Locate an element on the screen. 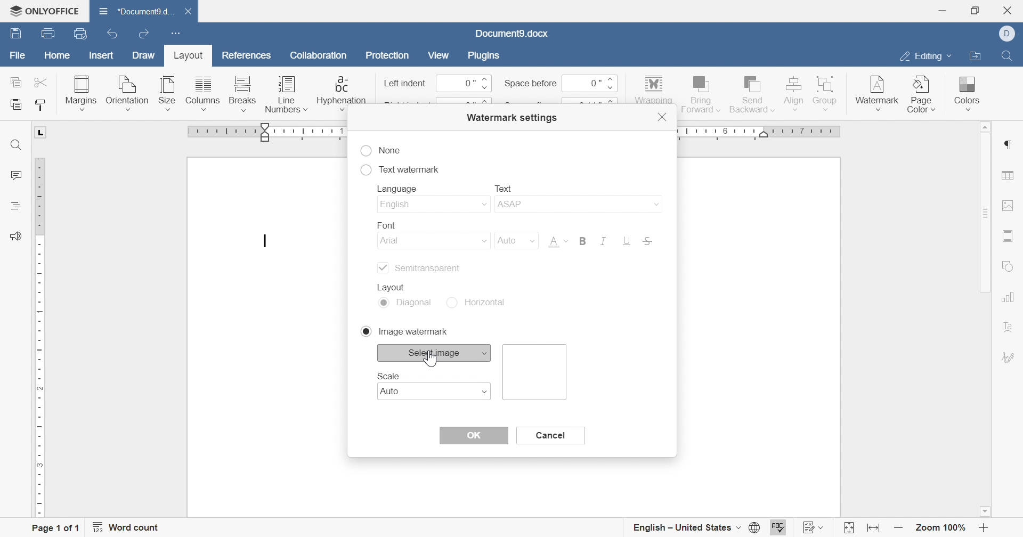 This screenshot has width=1023, height=537. english - united states is located at coordinates (686, 528).